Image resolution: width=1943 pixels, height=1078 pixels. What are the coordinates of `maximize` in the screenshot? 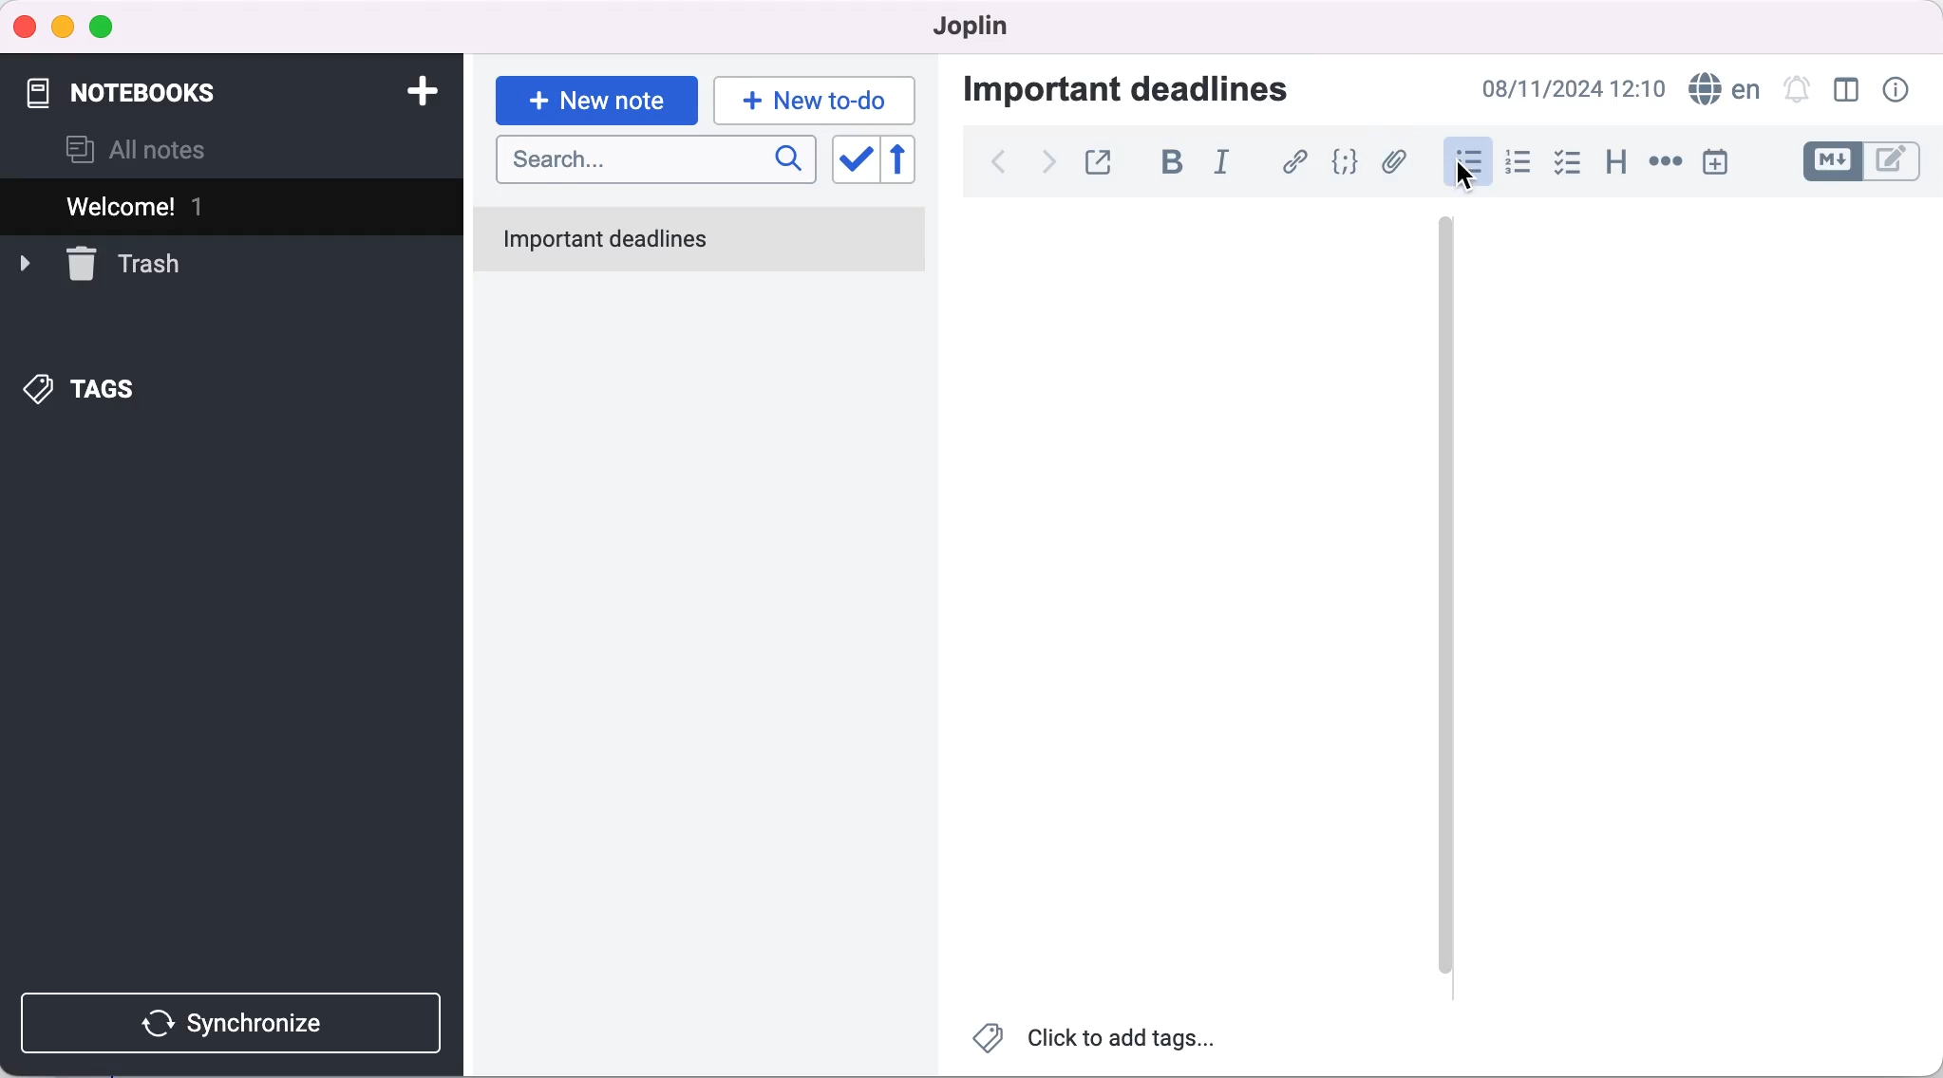 It's located at (107, 26).